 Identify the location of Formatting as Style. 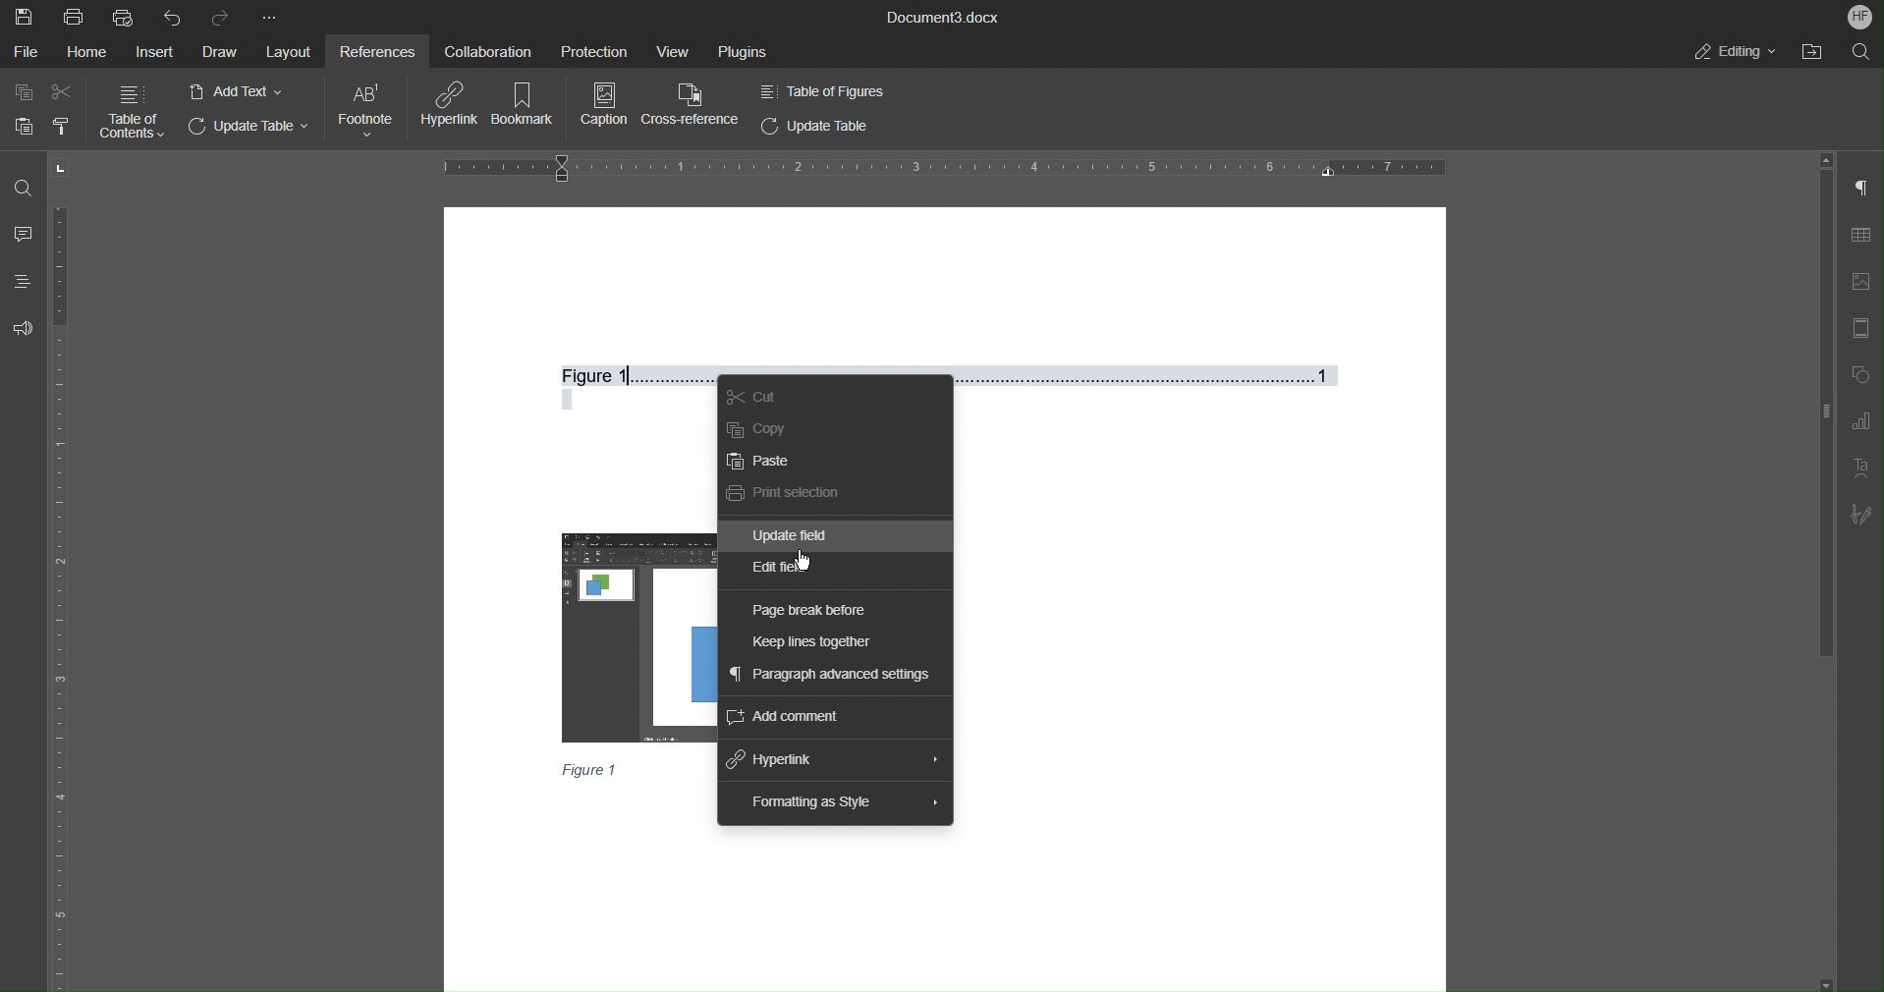
(812, 802).